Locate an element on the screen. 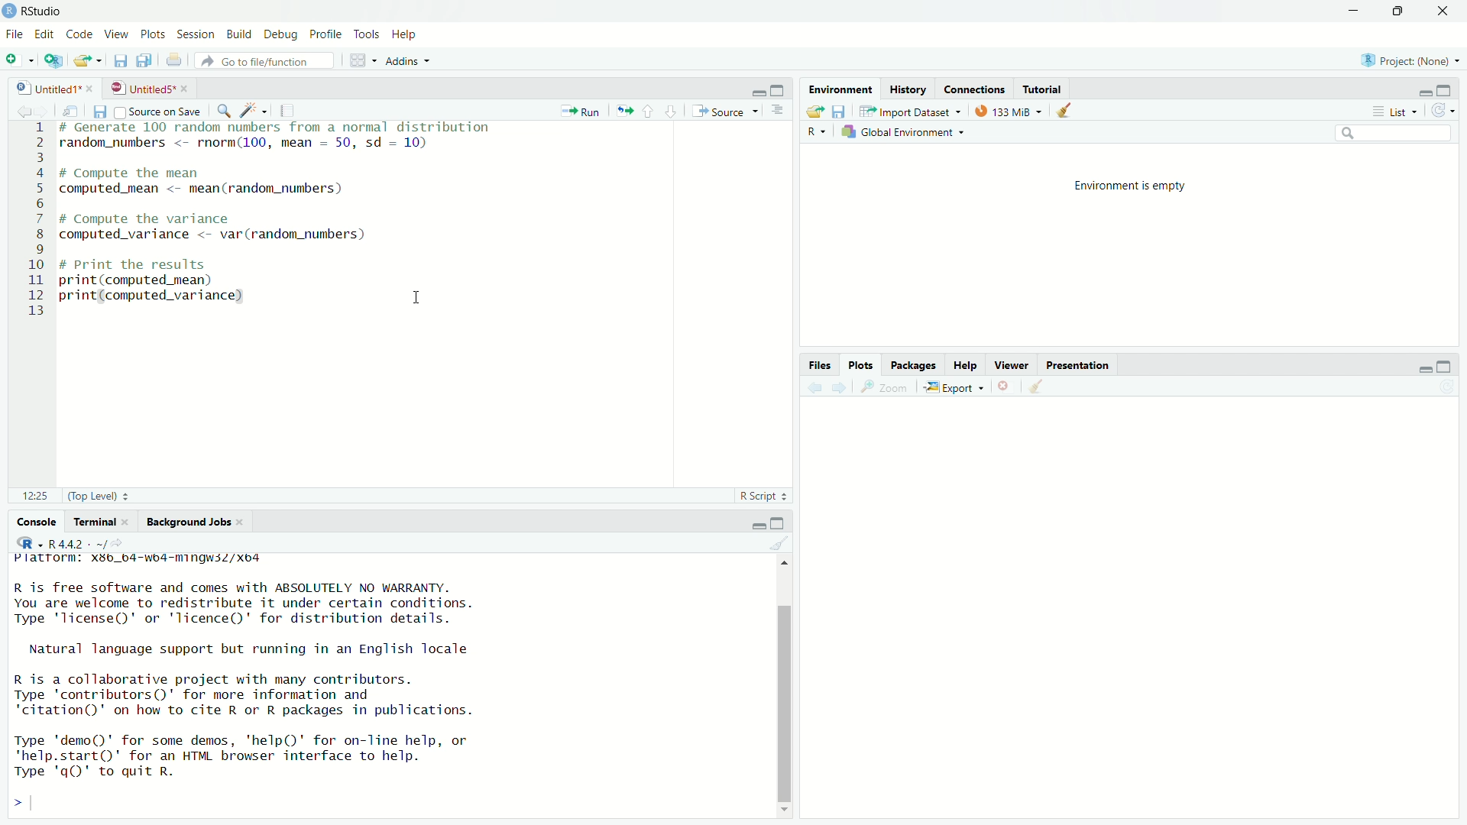 This screenshot has width=1467, height=825. computed_mean <- mean(random_numbers) is located at coordinates (228, 192).